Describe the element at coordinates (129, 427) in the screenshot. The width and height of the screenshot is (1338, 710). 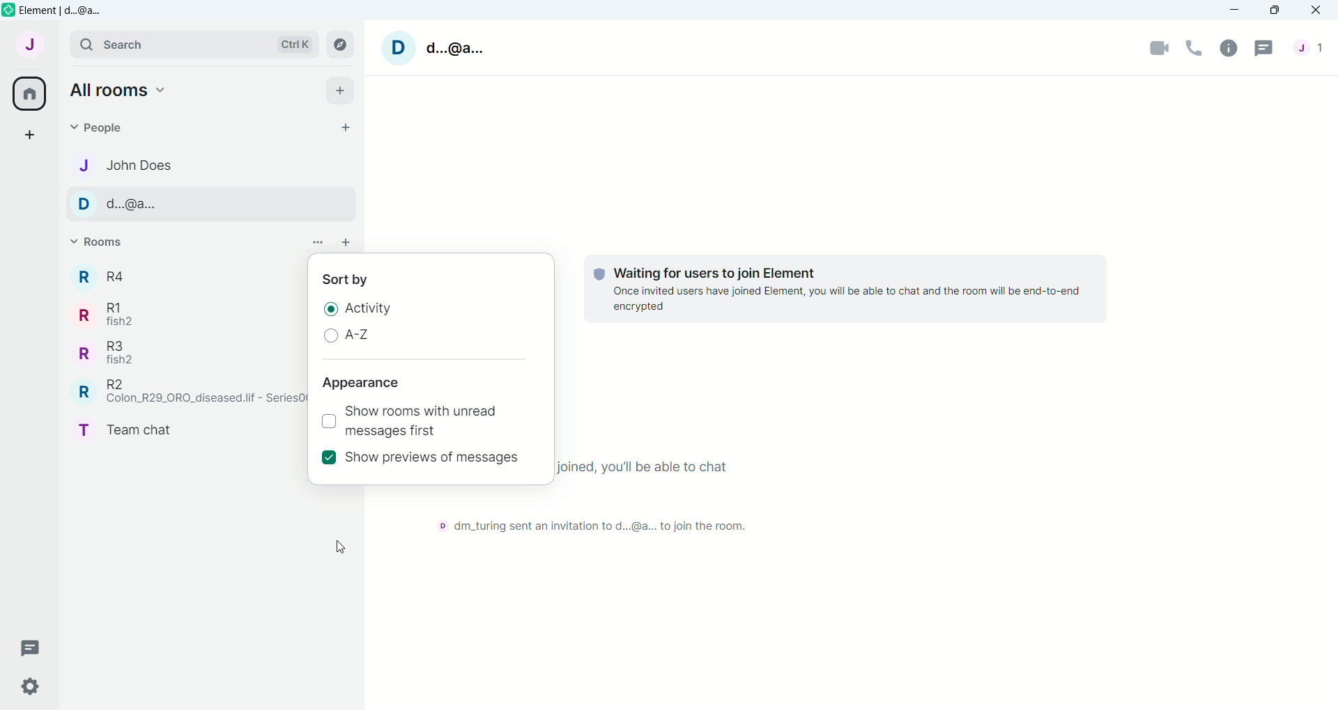
I see `T Team Chat` at that location.